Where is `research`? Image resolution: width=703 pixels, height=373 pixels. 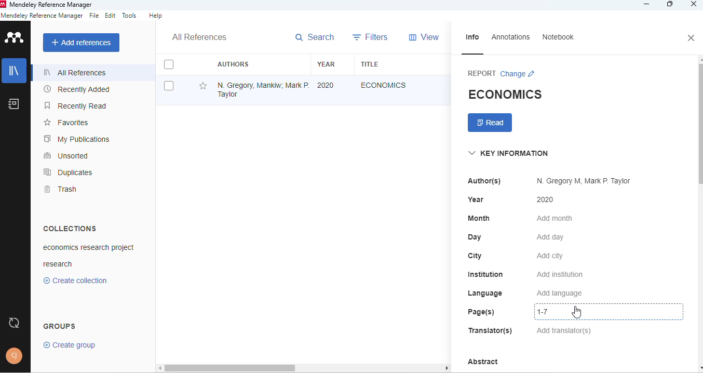
research is located at coordinates (58, 263).